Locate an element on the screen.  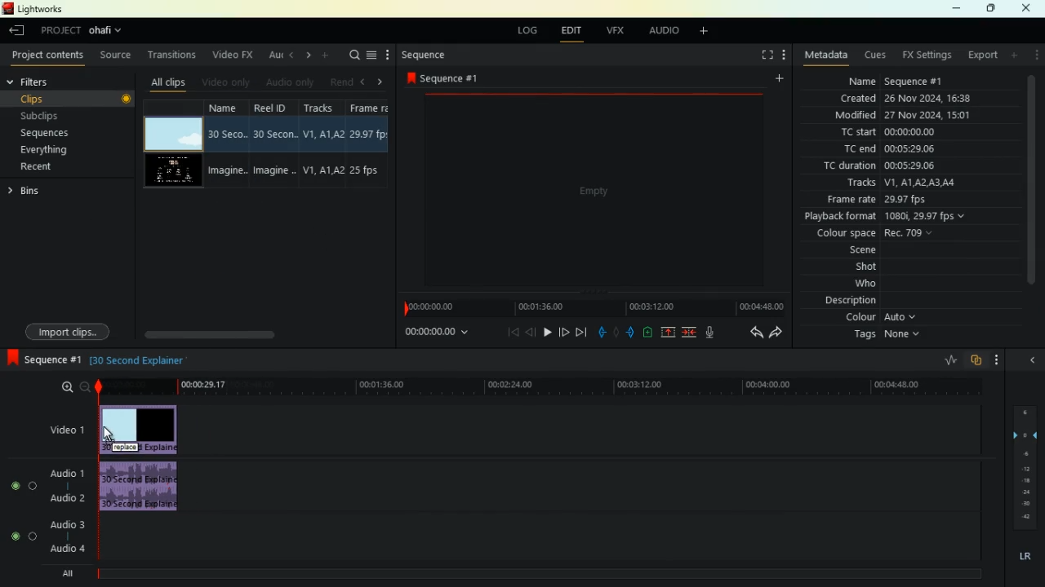
colour space Rec 709 is located at coordinates (902, 233).